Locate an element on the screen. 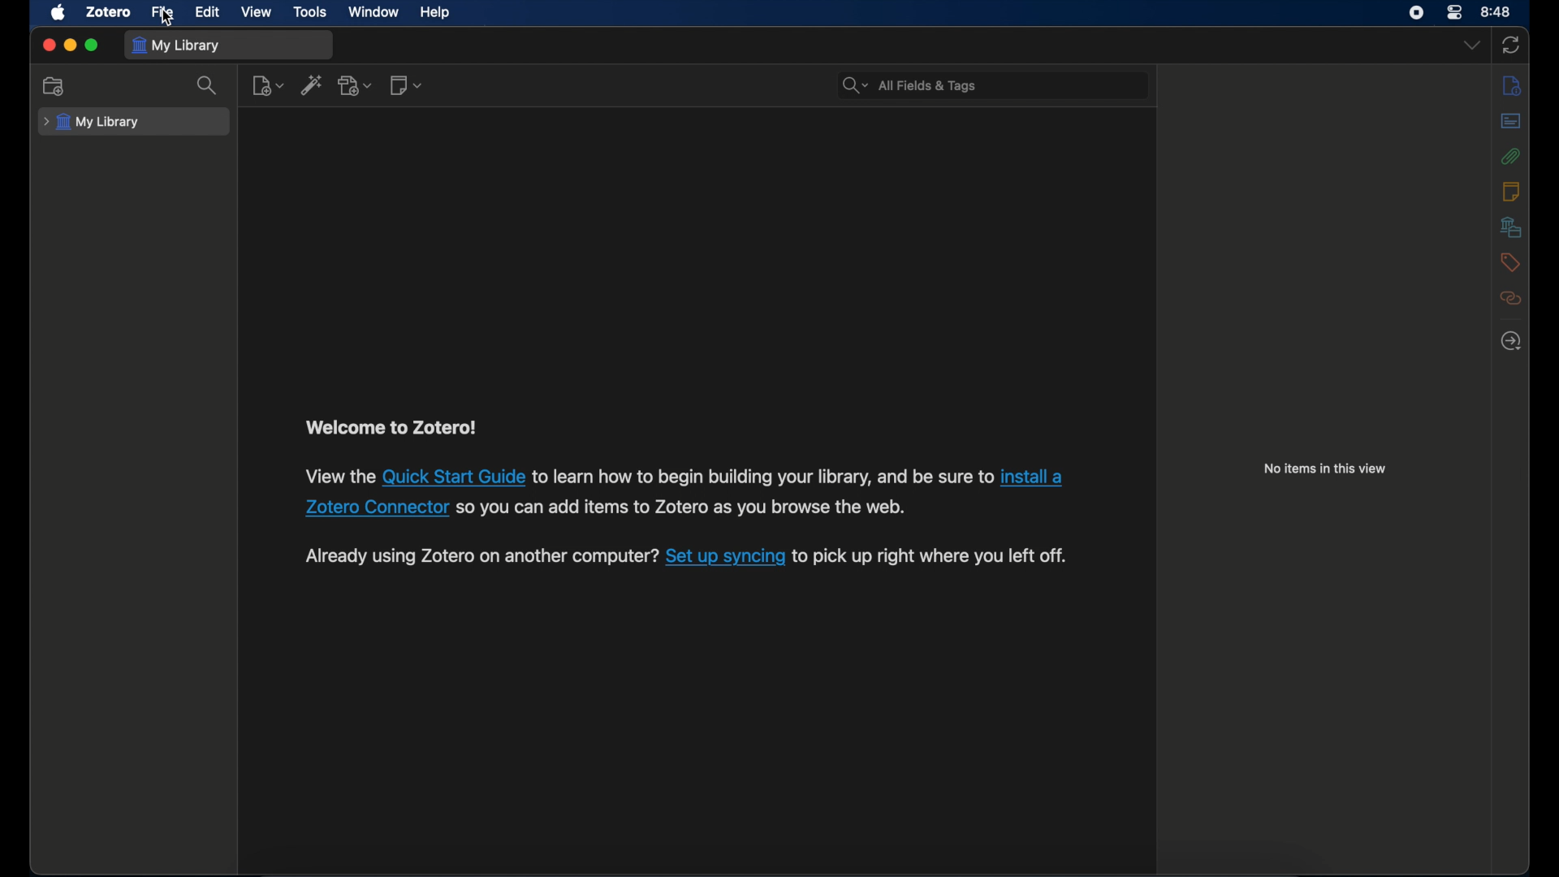 This screenshot has width=1559, height=877. screen recorder is located at coordinates (1416, 13).